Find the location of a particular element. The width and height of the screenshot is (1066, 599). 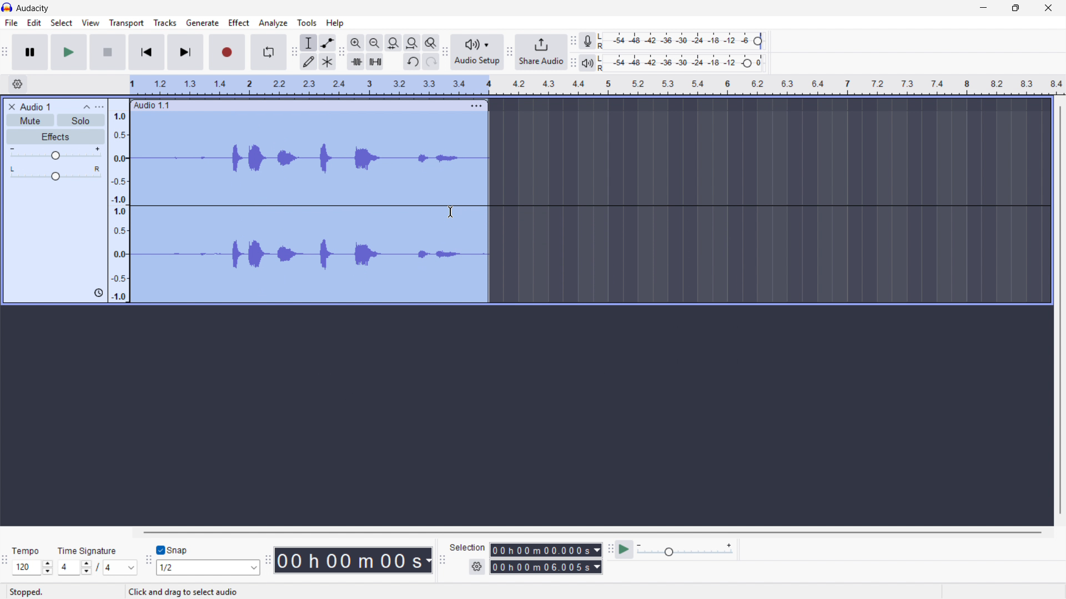

mouse pointer is located at coordinates (453, 211).